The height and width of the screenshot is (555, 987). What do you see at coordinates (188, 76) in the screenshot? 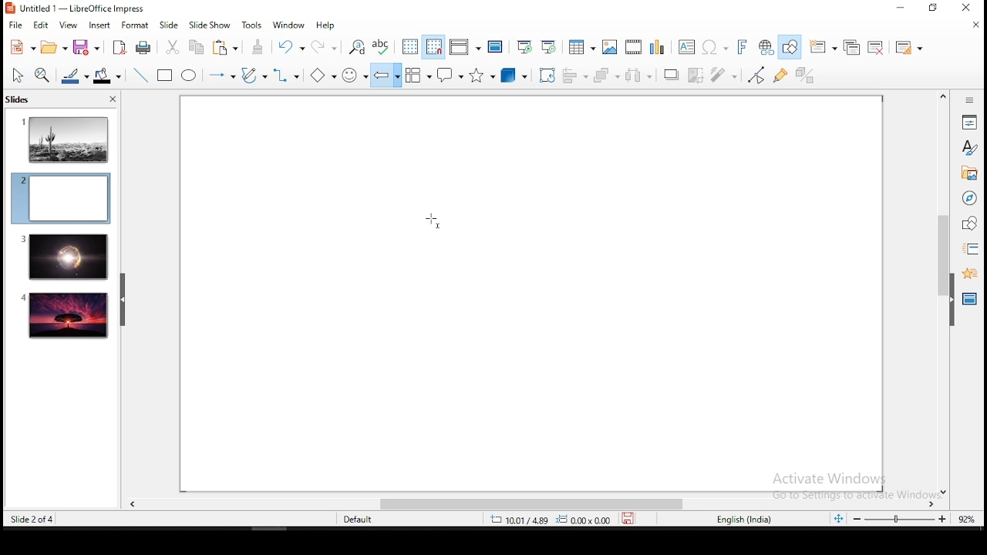
I see `ellipse` at bounding box center [188, 76].